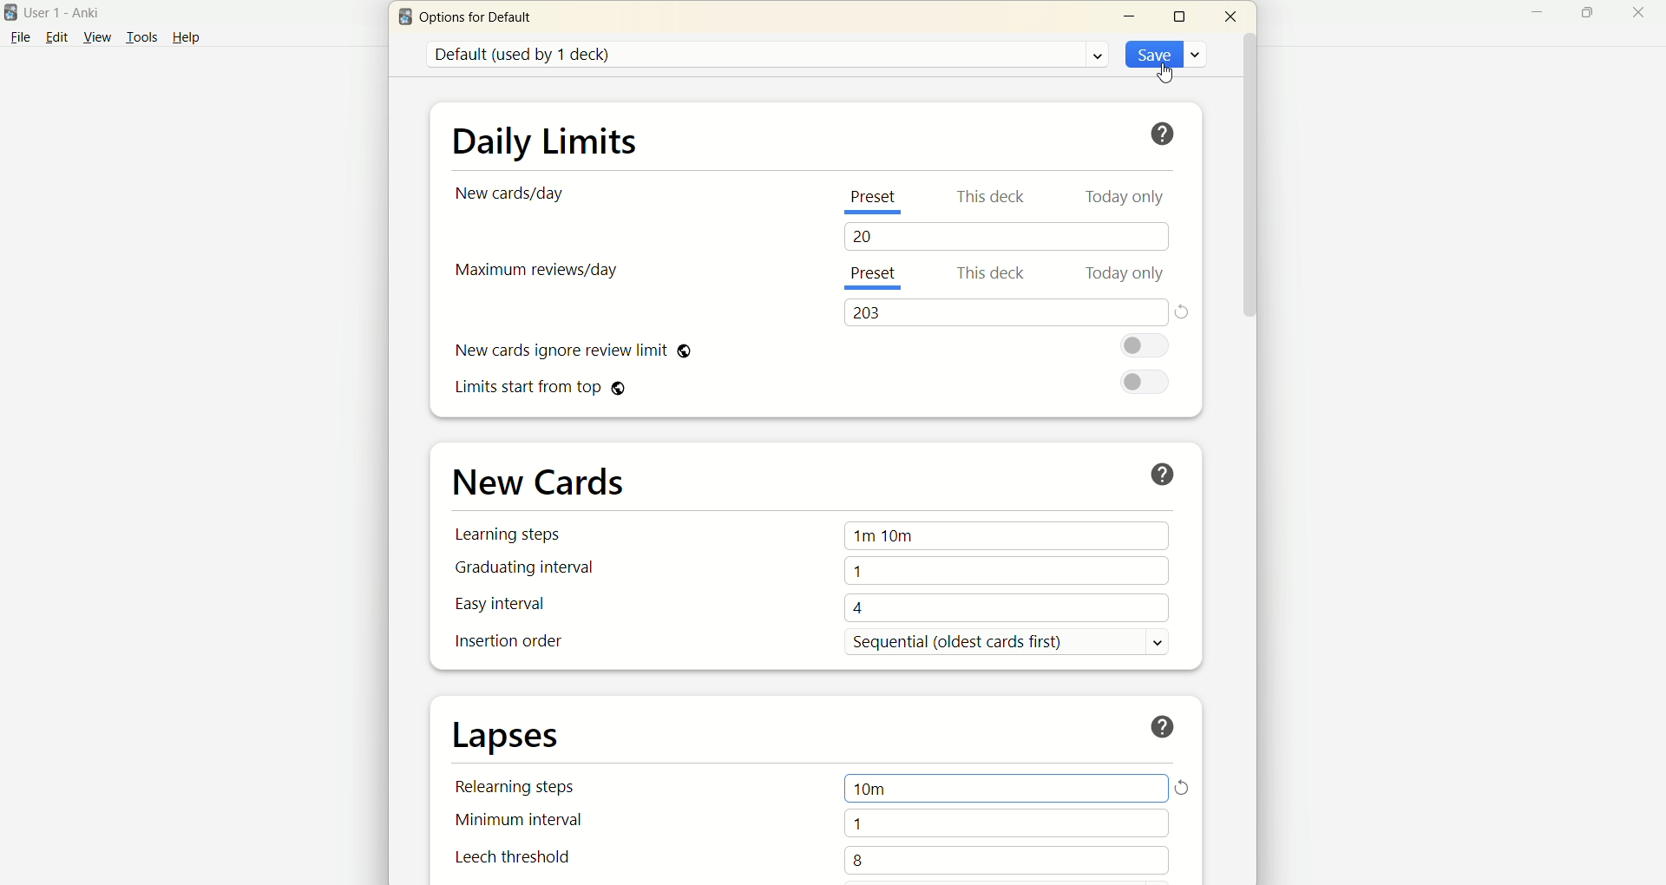  What do you see at coordinates (507, 642) in the screenshot?
I see `insertion order` at bounding box center [507, 642].